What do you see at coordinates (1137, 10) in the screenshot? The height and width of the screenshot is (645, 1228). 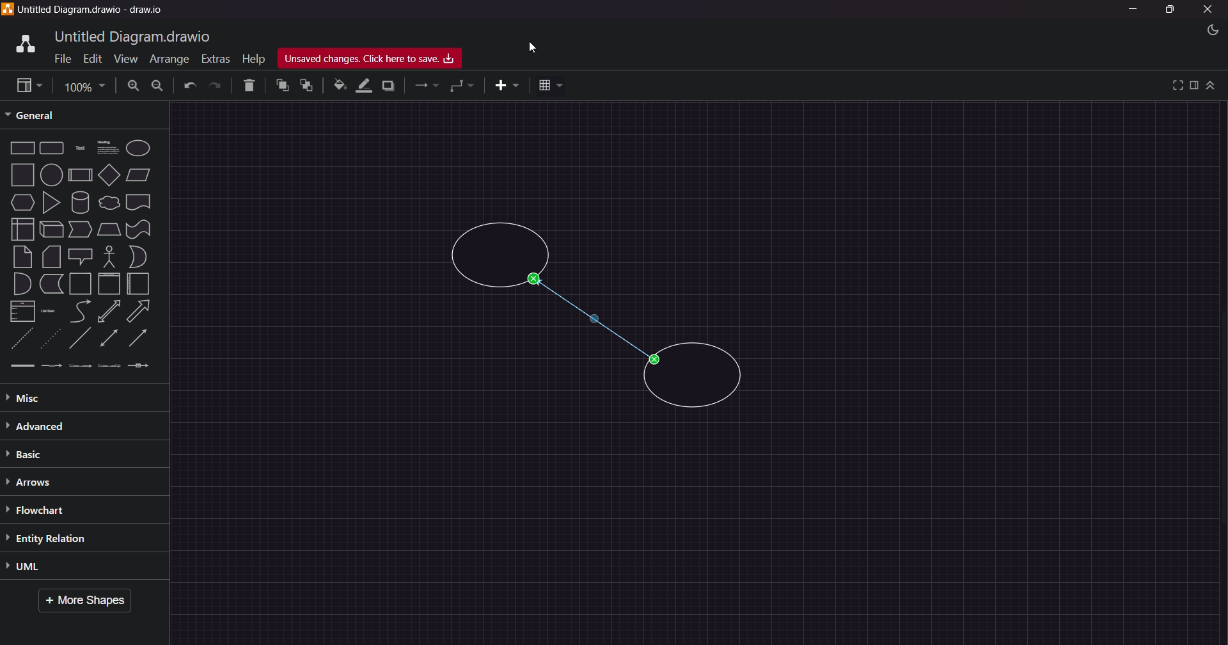 I see `Minimize` at bounding box center [1137, 10].